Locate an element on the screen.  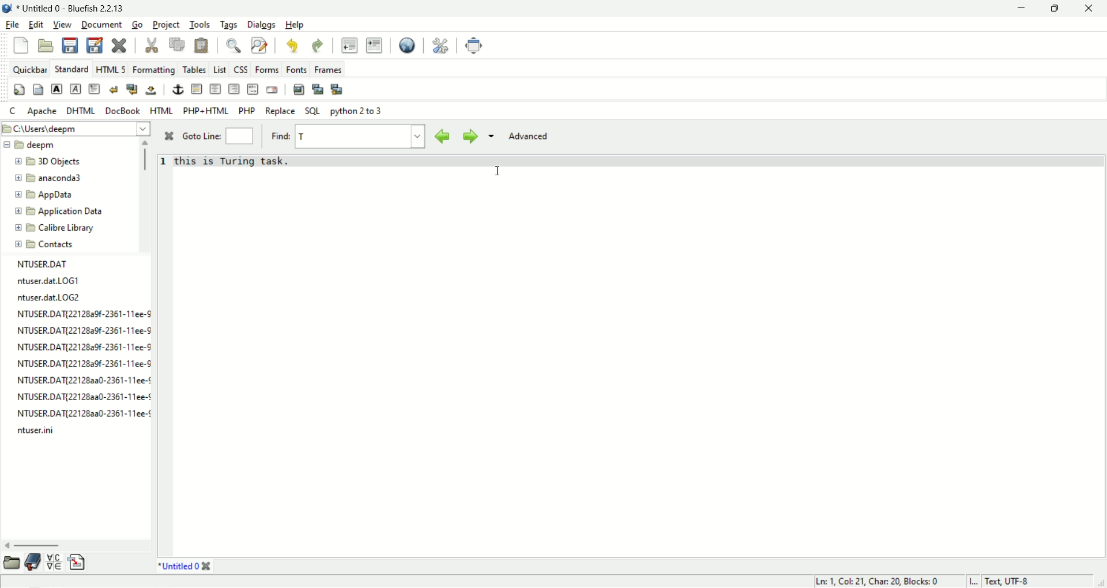
file browser is located at coordinates (11, 561).